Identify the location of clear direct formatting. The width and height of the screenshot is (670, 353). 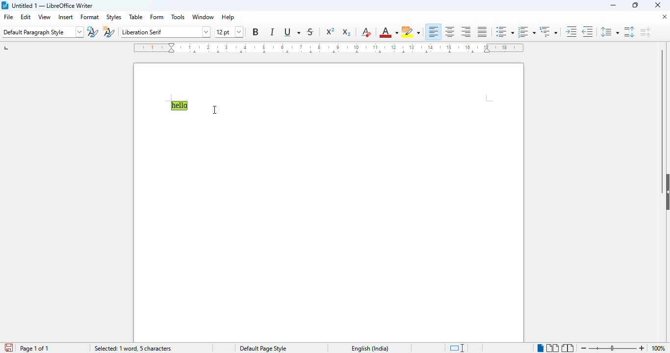
(366, 32).